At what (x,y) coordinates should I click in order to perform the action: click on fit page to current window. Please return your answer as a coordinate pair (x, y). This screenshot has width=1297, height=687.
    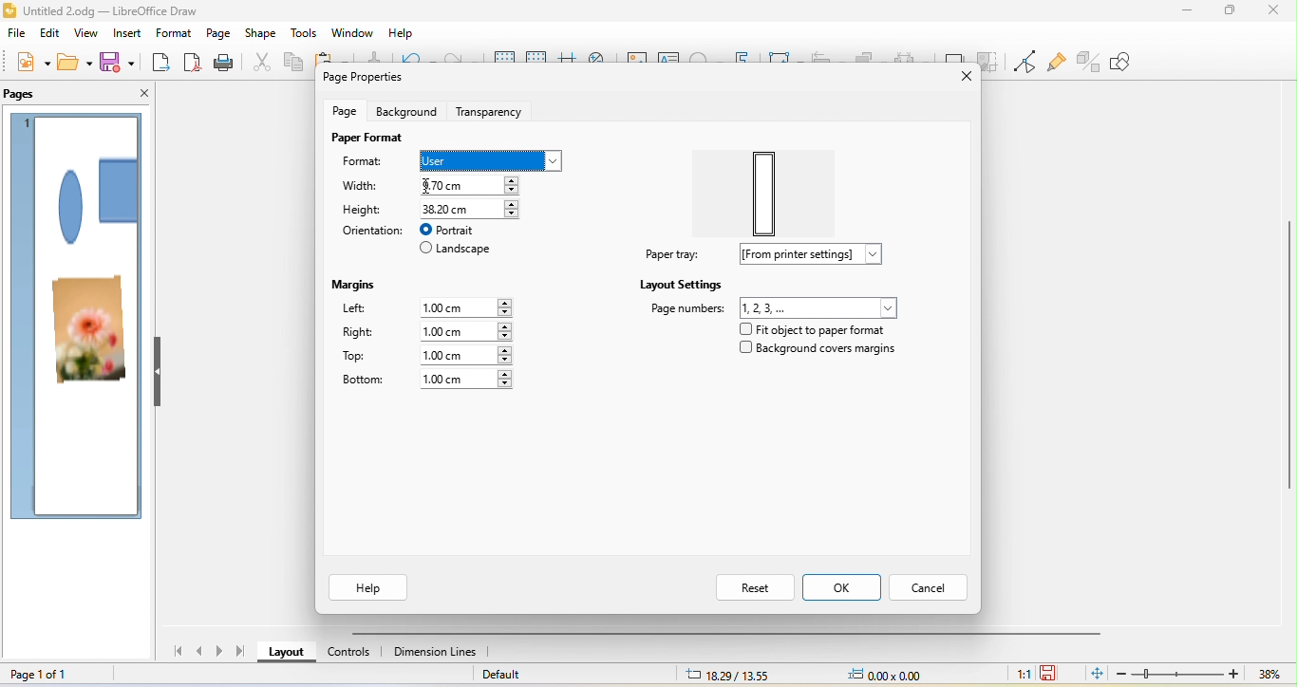
    Looking at the image, I should click on (1094, 675).